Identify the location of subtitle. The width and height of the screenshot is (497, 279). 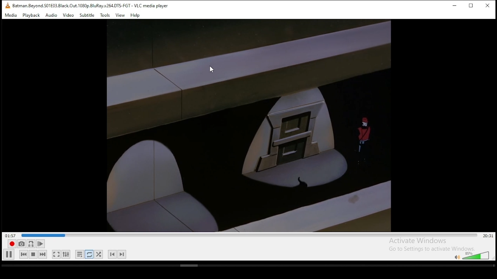
(87, 15).